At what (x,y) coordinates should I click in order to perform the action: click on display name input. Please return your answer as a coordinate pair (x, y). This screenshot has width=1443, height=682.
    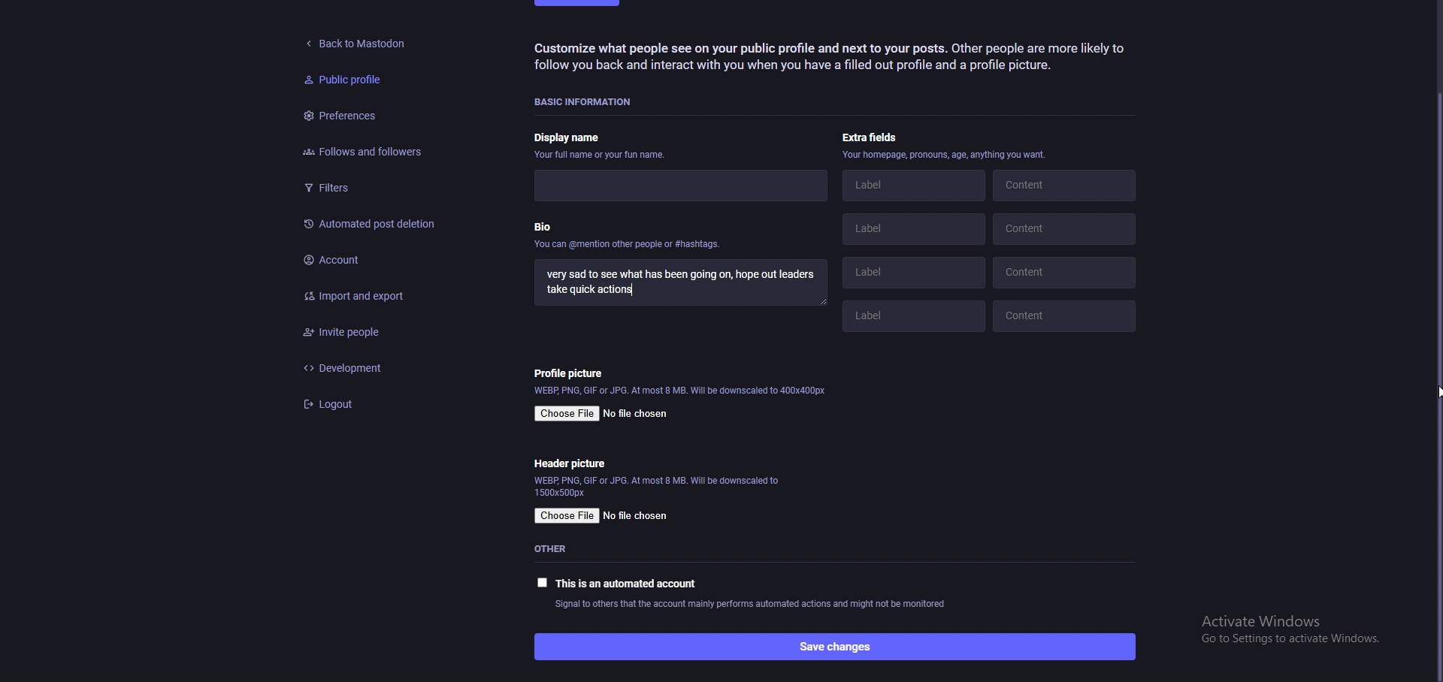
    Looking at the image, I should click on (674, 184).